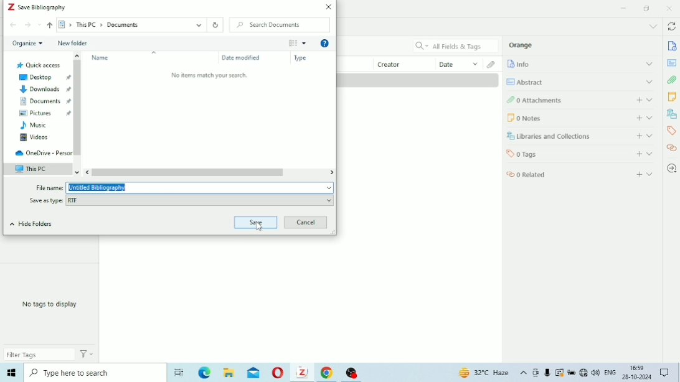  Describe the element at coordinates (623, 8) in the screenshot. I see `Minimize` at that location.